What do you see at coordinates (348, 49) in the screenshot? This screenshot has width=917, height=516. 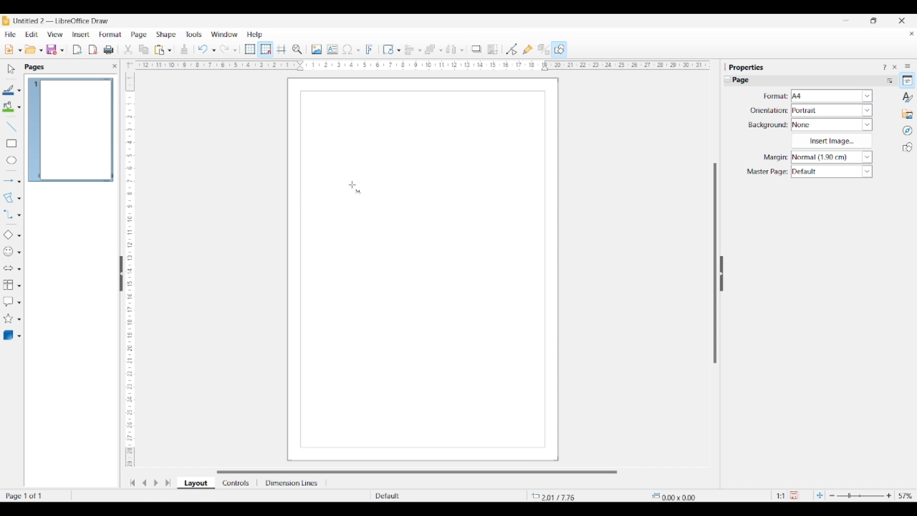 I see `Selected special character` at bounding box center [348, 49].